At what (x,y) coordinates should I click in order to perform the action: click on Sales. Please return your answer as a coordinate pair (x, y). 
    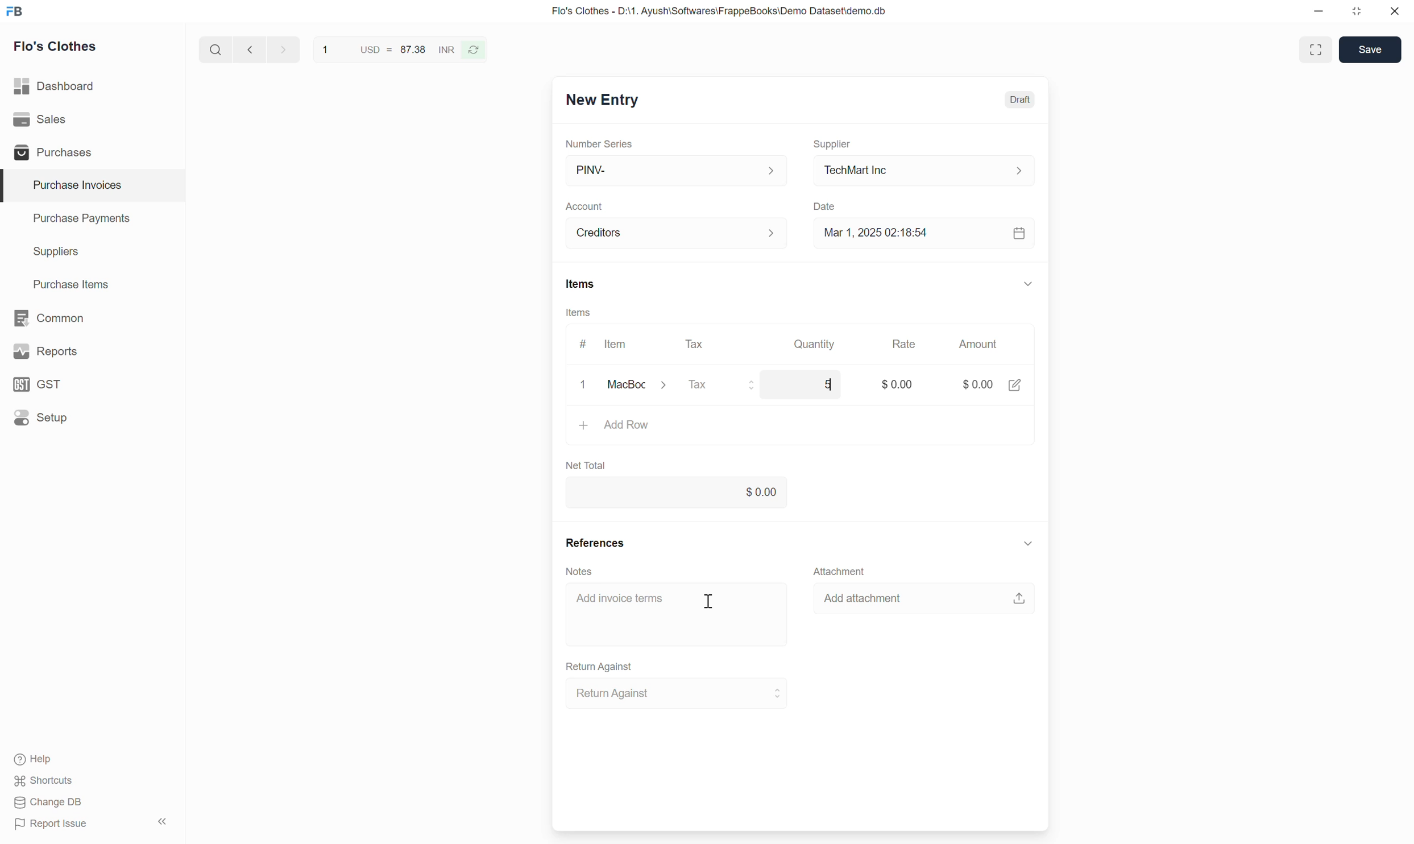
    Looking at the image, I should click on (92, 119).